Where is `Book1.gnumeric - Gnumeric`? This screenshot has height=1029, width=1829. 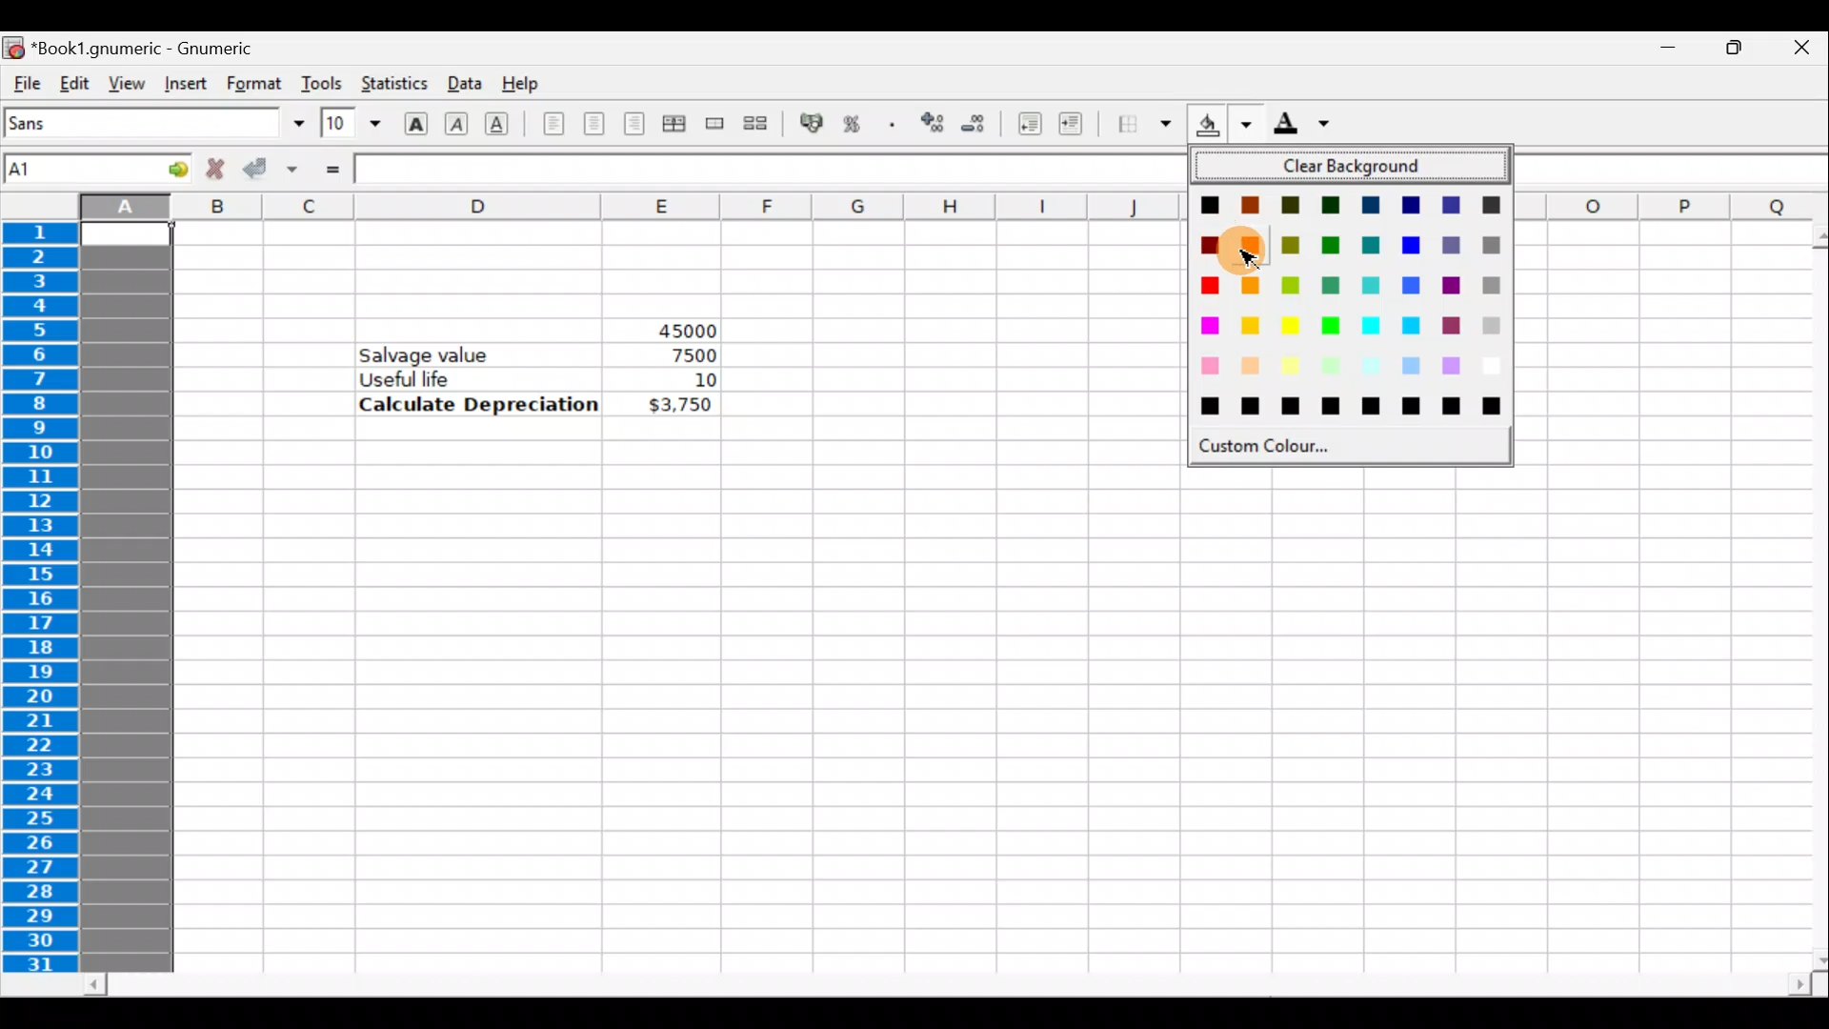 Book1.gnumeric - Gnumeric is located at coordinates (153, 47).